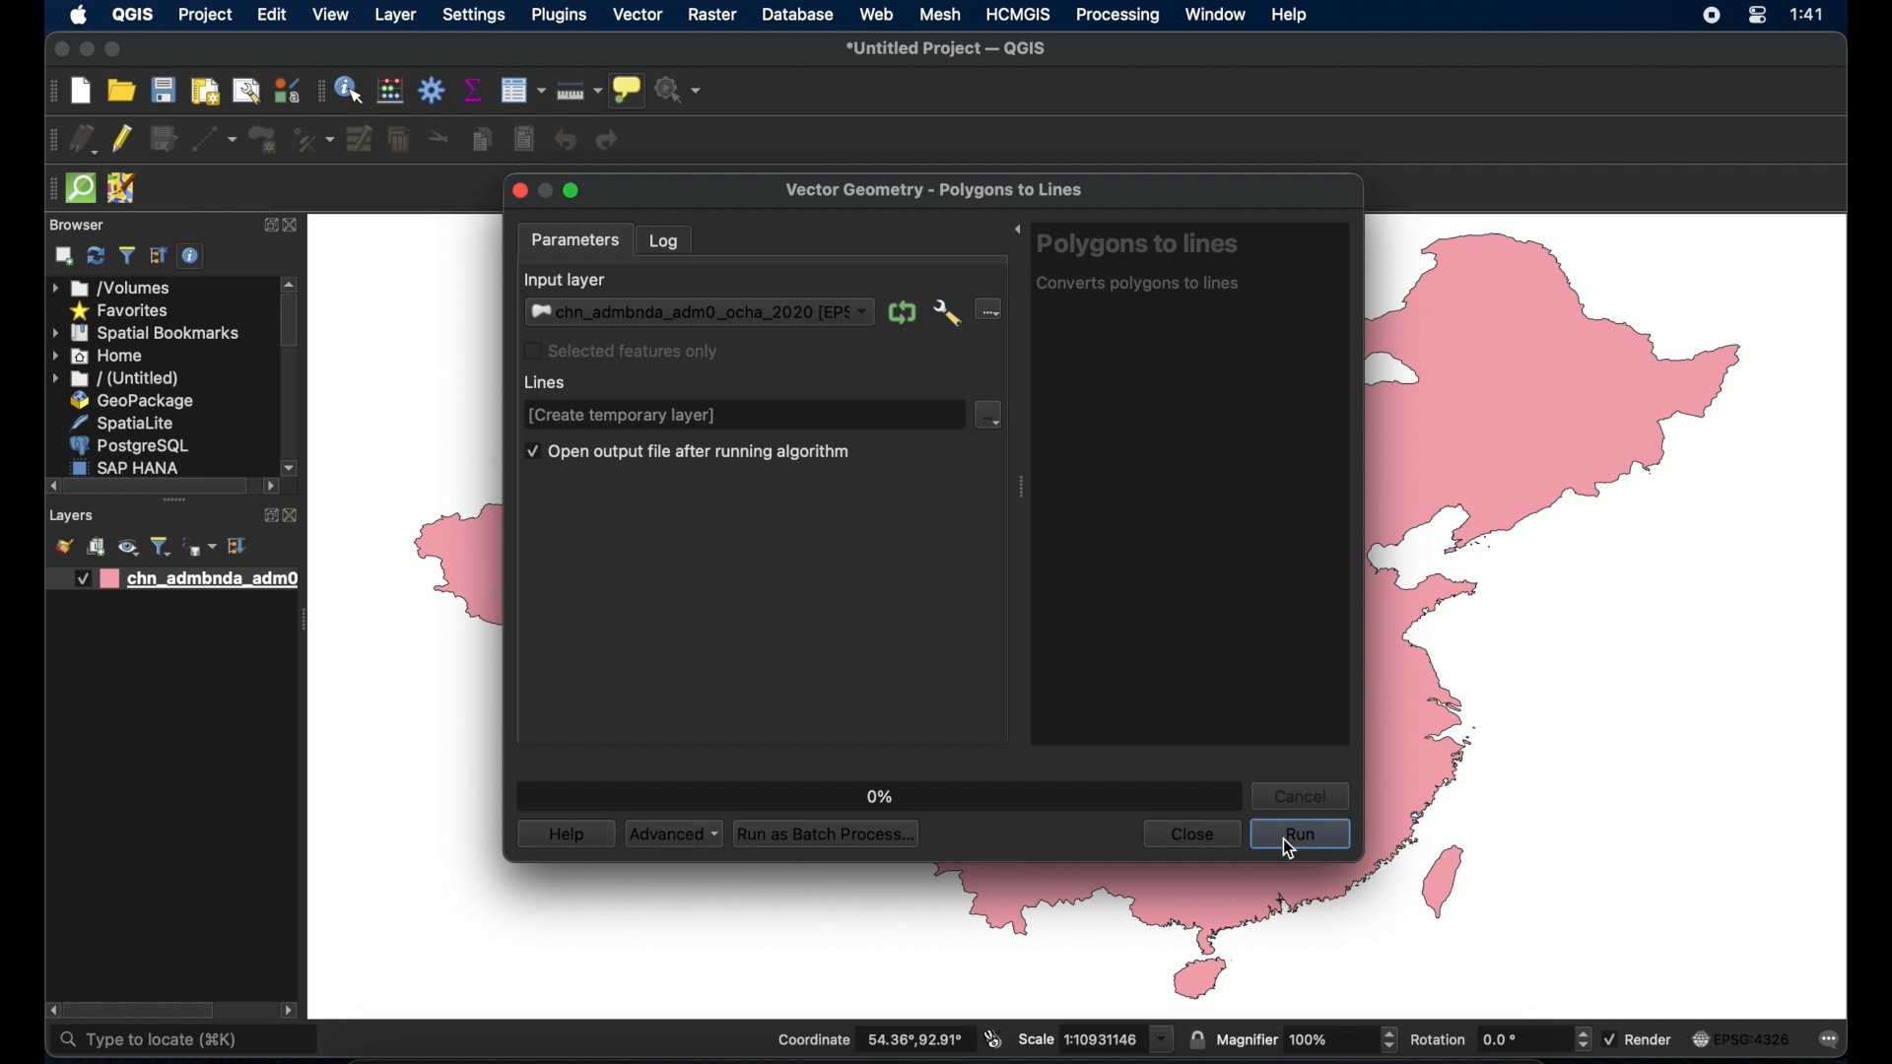 This screenshot has width=1892, height=1064. What do you see at coordinates (318, 93) in the screenshot?
I see `attributes toolbar` at bounding box center [318, 93].